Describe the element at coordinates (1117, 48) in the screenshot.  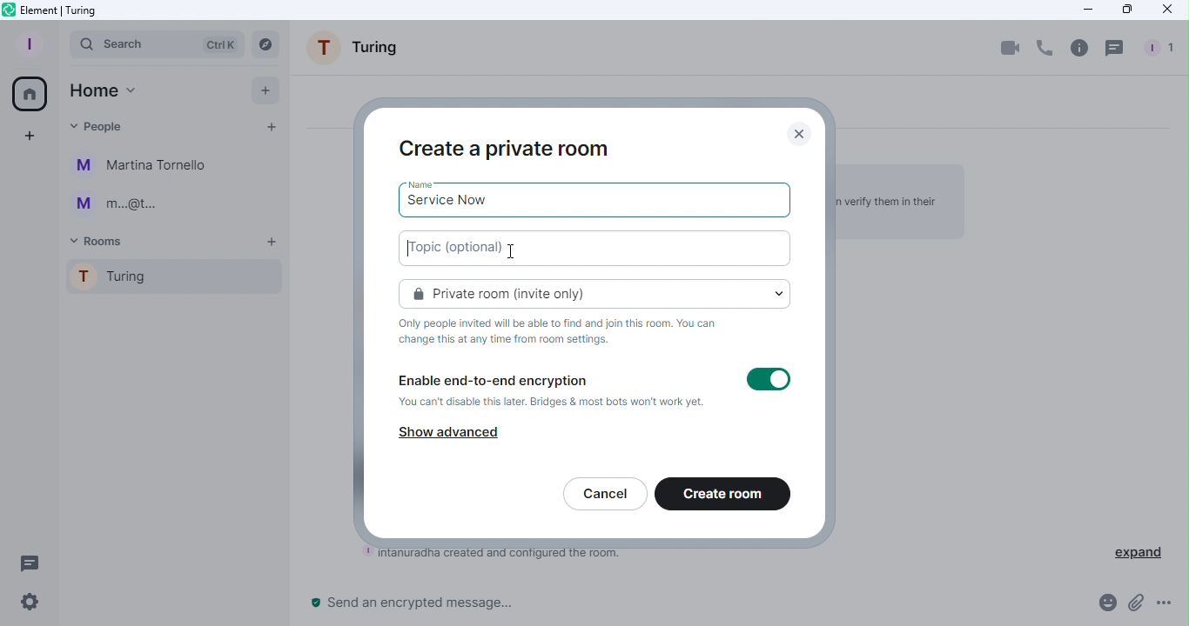
I see `Threads` at that location.